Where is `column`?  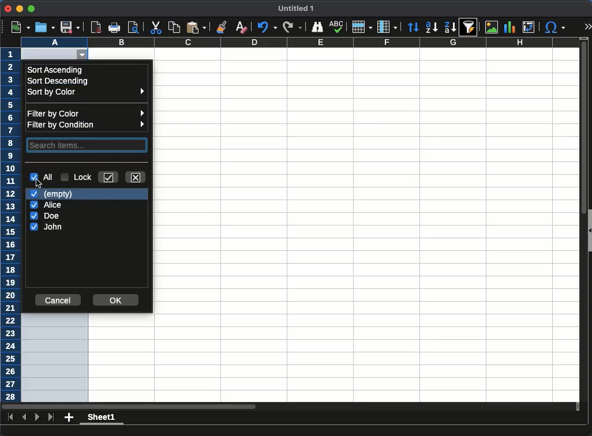 column is located at coordinates (387, 26).